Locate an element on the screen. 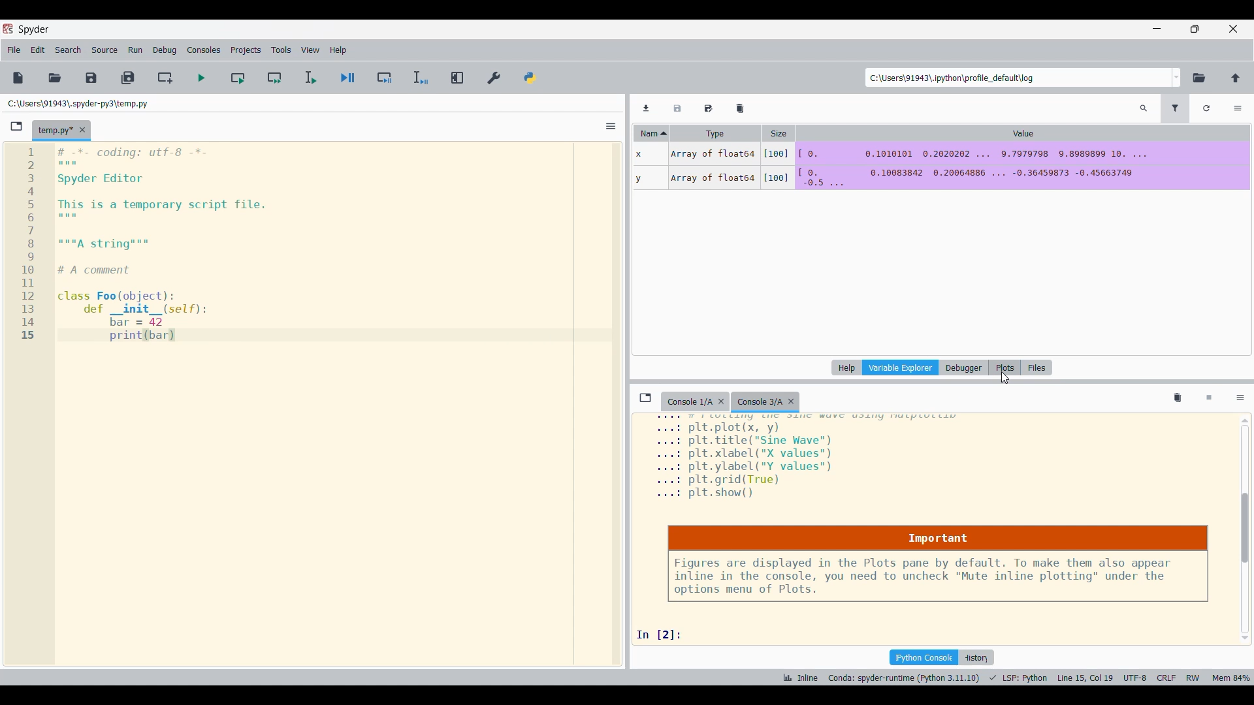  CURSOR is located at coordinates (1008, 377).